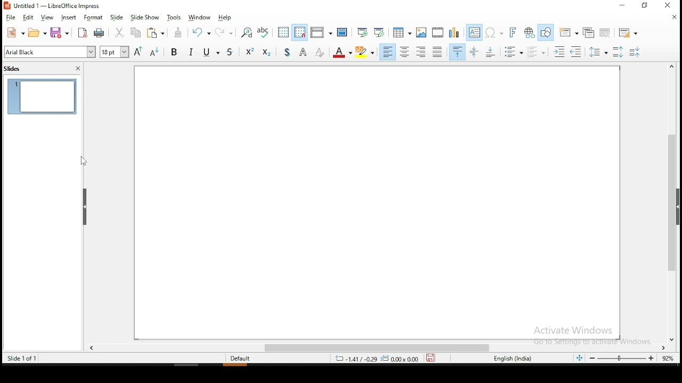 Image resolution: width=682 pixels, height=383 pixels. I want to click on zoom level, so click(668, 359).